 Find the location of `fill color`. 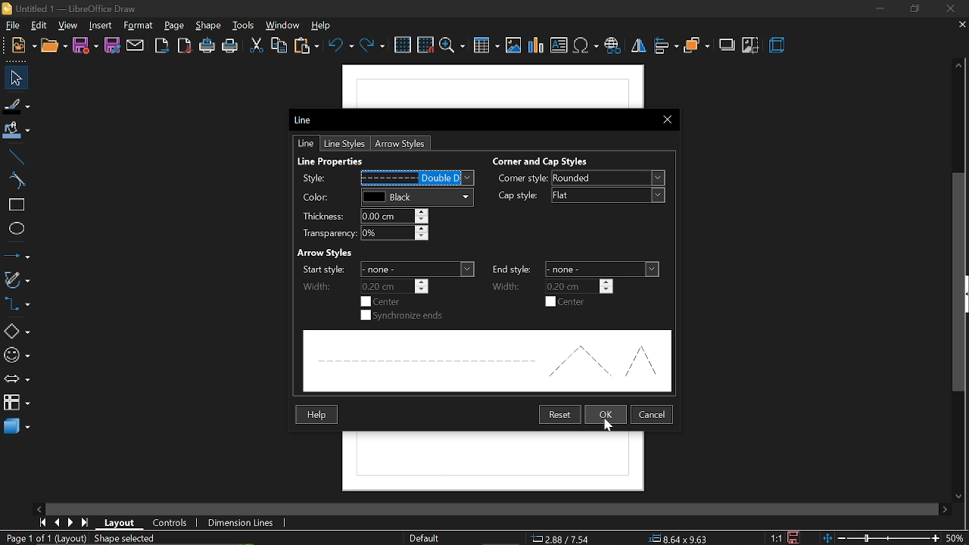

fill color is located at coordinates (17, 129).